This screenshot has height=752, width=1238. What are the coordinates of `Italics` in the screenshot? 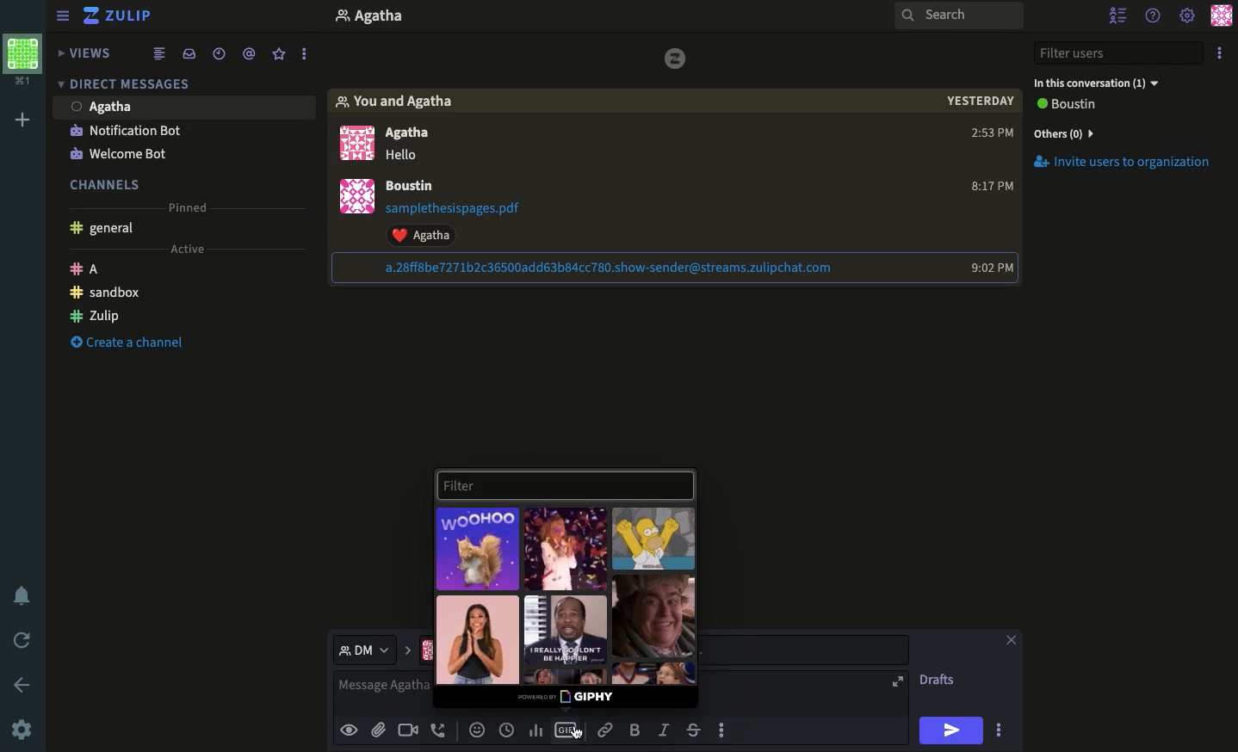 It's located at (665, 729).